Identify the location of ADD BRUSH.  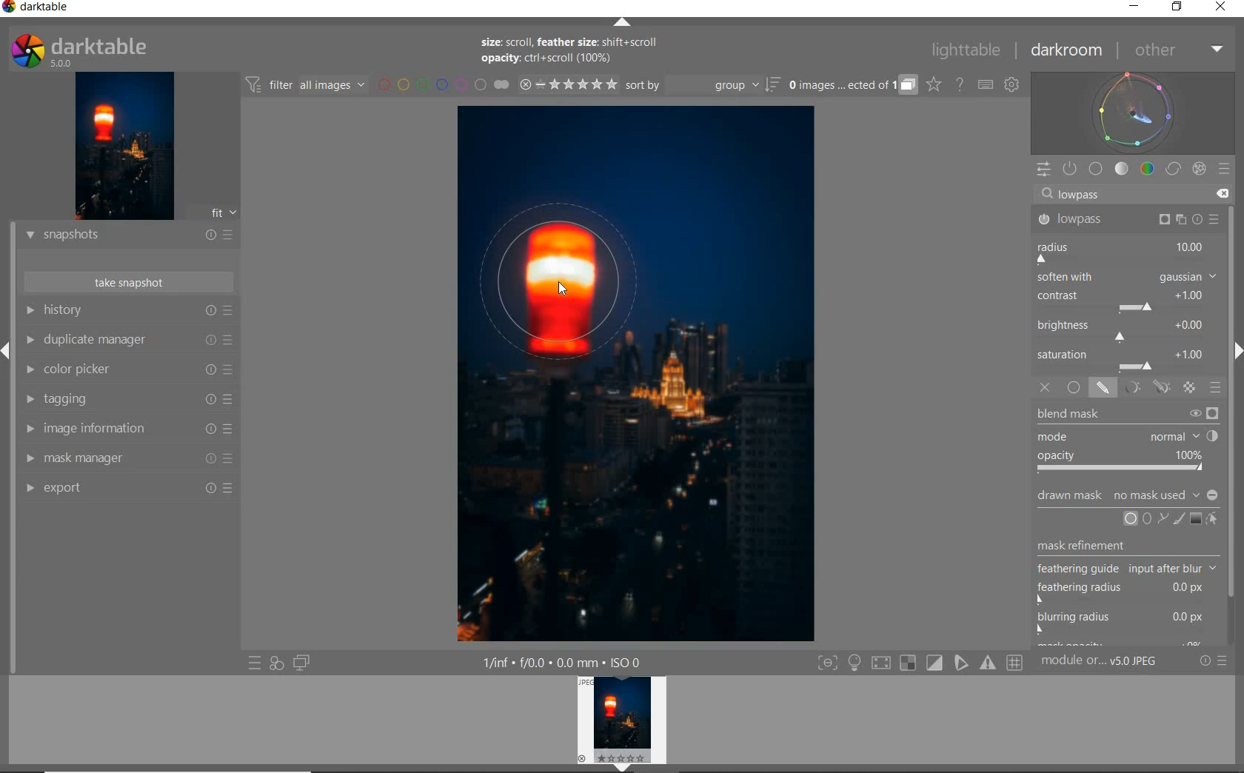
(1177, 518).